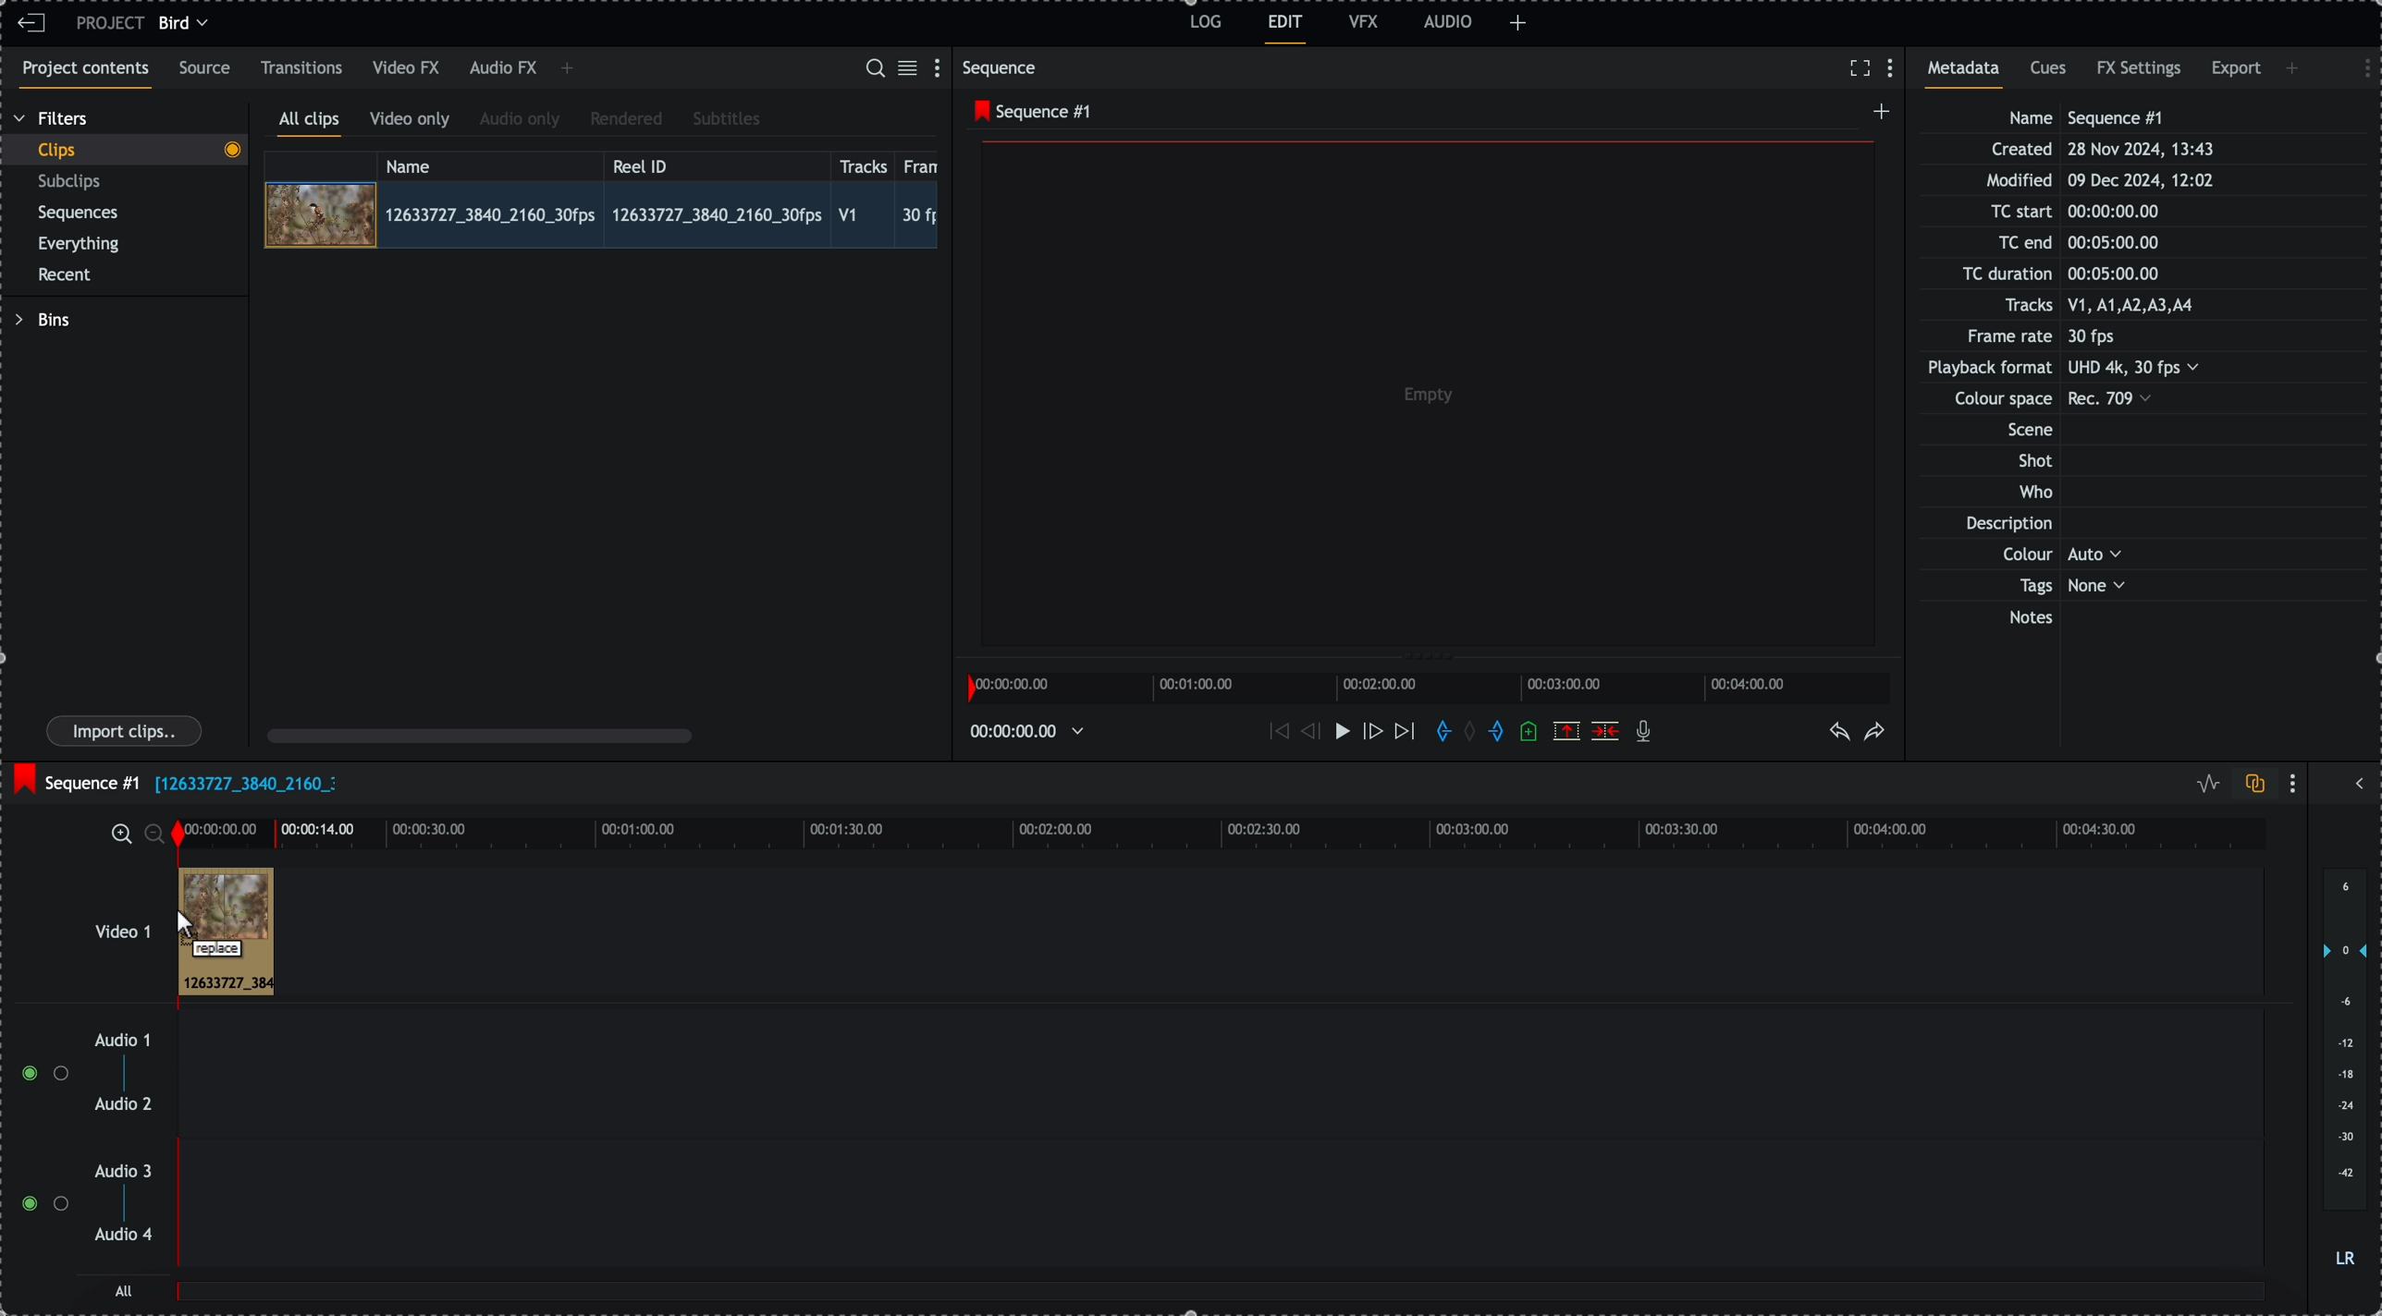 The height and width of the screenshot is (1316, 2382). What do you see at coordinates (42, 320) in the screenshot?
I see `bins` at bounding box center [42, 320].